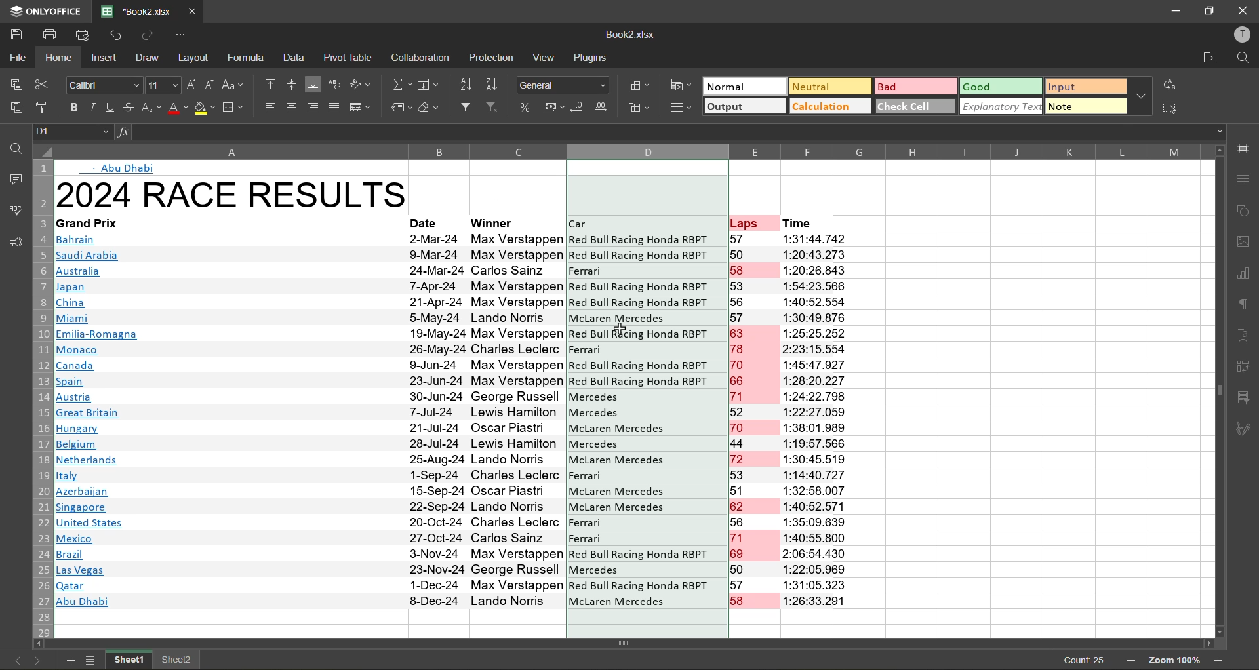  I want to click on sort descending, so click(492, 85).